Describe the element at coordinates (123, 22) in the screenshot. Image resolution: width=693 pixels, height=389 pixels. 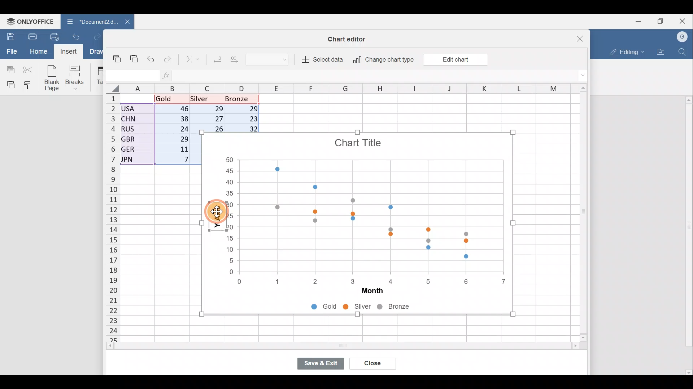
I see `Close document` at that location.